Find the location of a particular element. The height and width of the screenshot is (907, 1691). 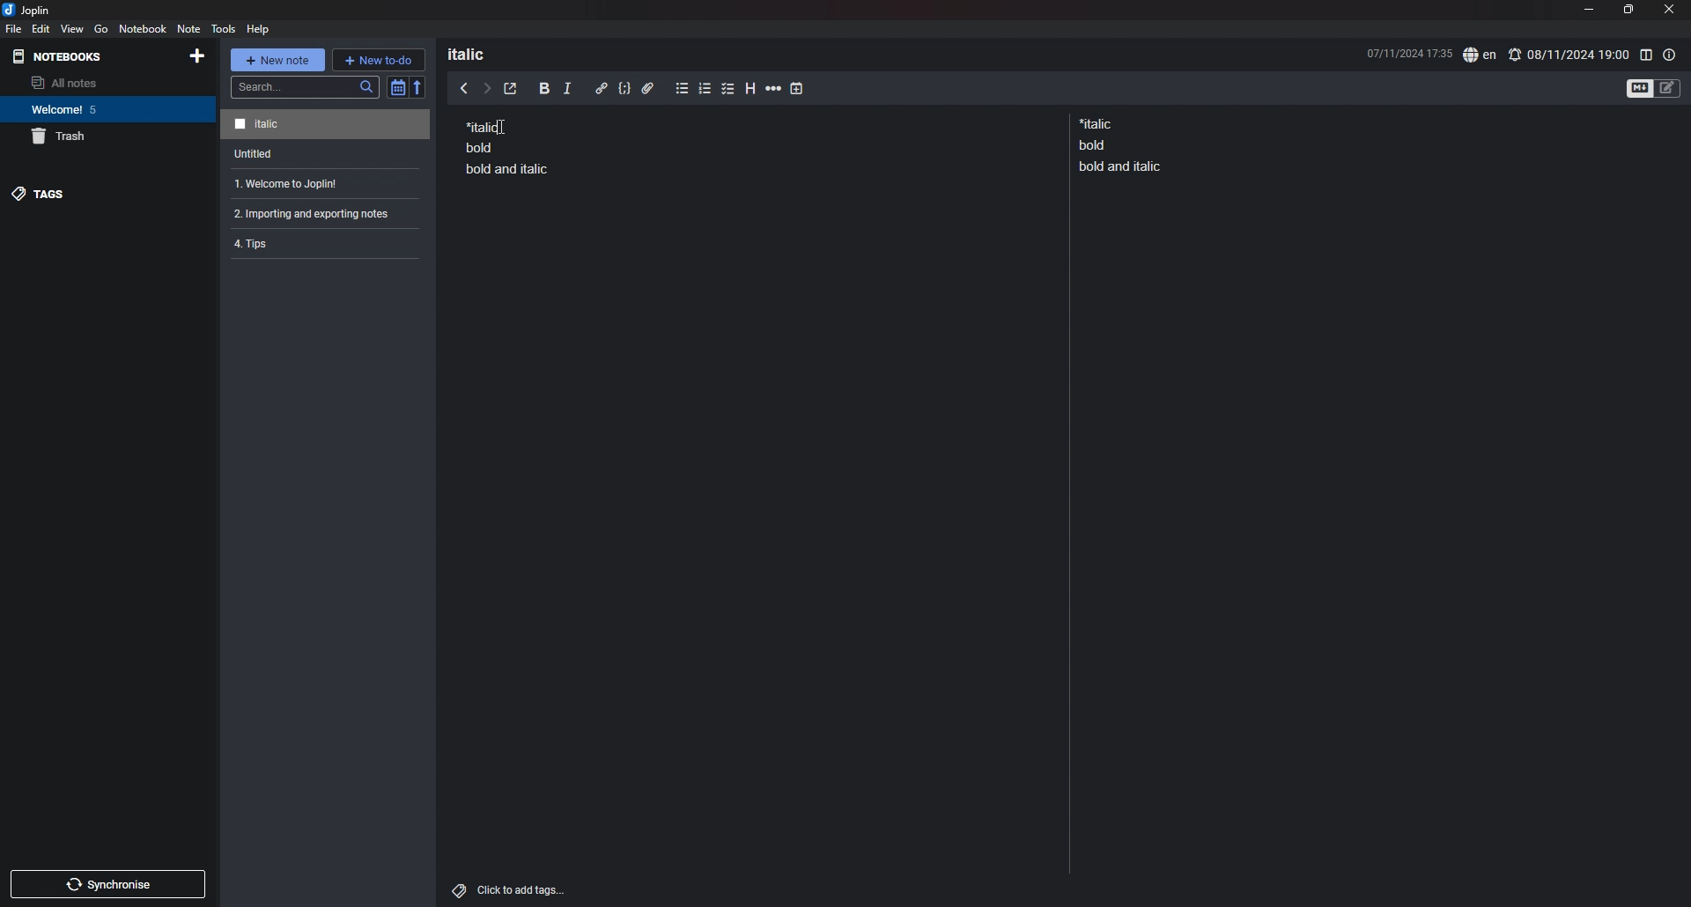

note is located at coordinates (318, 213).